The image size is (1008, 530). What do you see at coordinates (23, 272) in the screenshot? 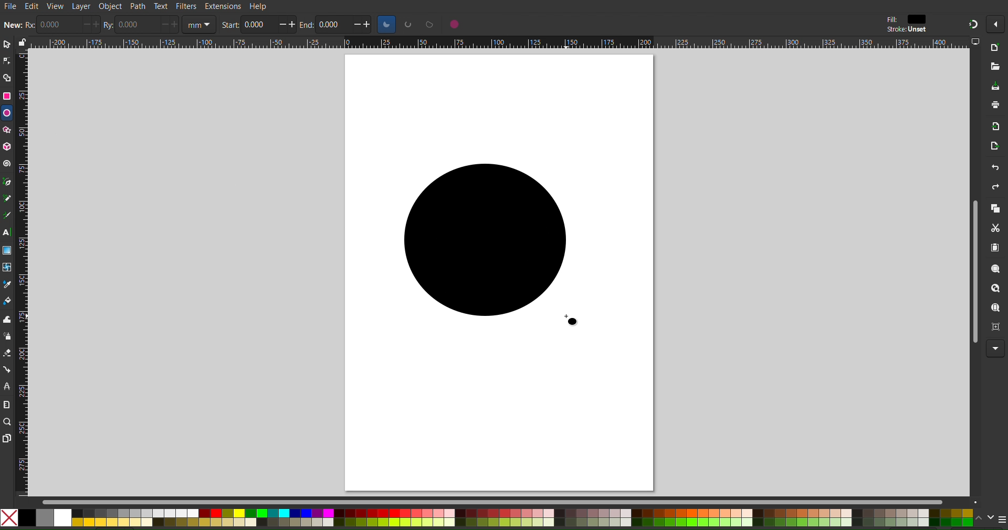
I see `Vertical Ruler` at bounding box center [23, 272].